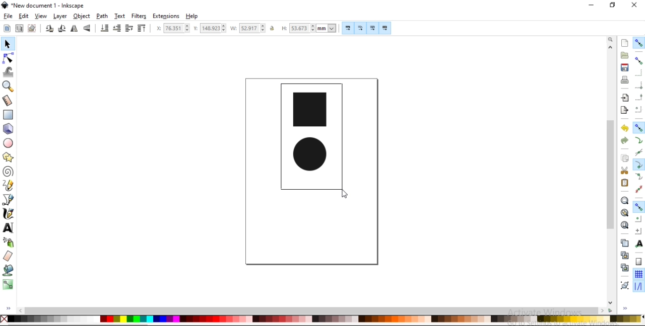  Describe the element at coordinates (74, 29) in the screenshot. I see `flip horizontal` at that location.